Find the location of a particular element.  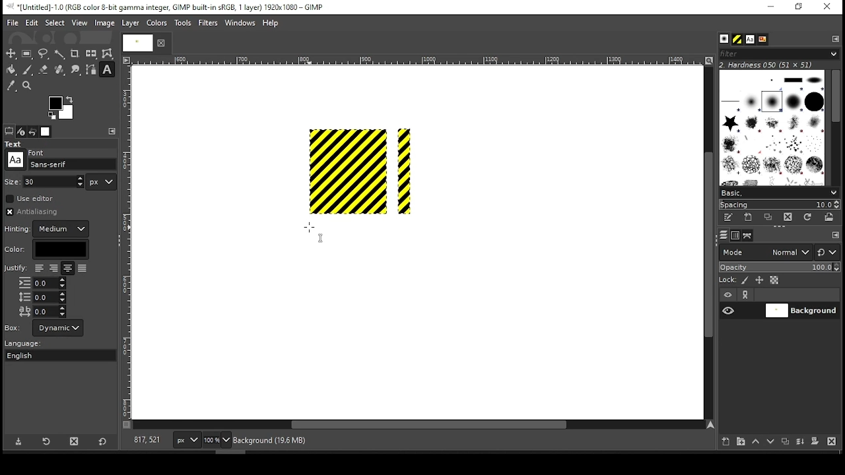

delete layer is located at coordinates (831, 441).